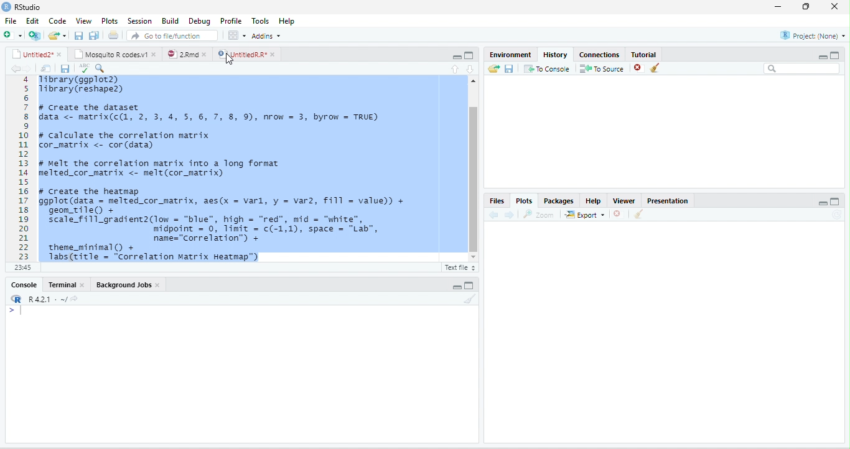 The height and width of the screenshot is (449, 850). I want to click on source on save, so click(105, 68).